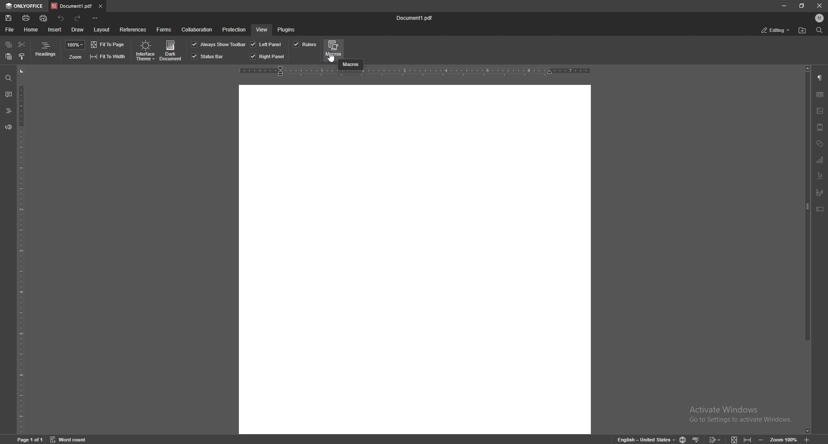  What do you see at coordinates (820, 160) in the screenshot?
I see `chart` at bounding box center [820, 160].